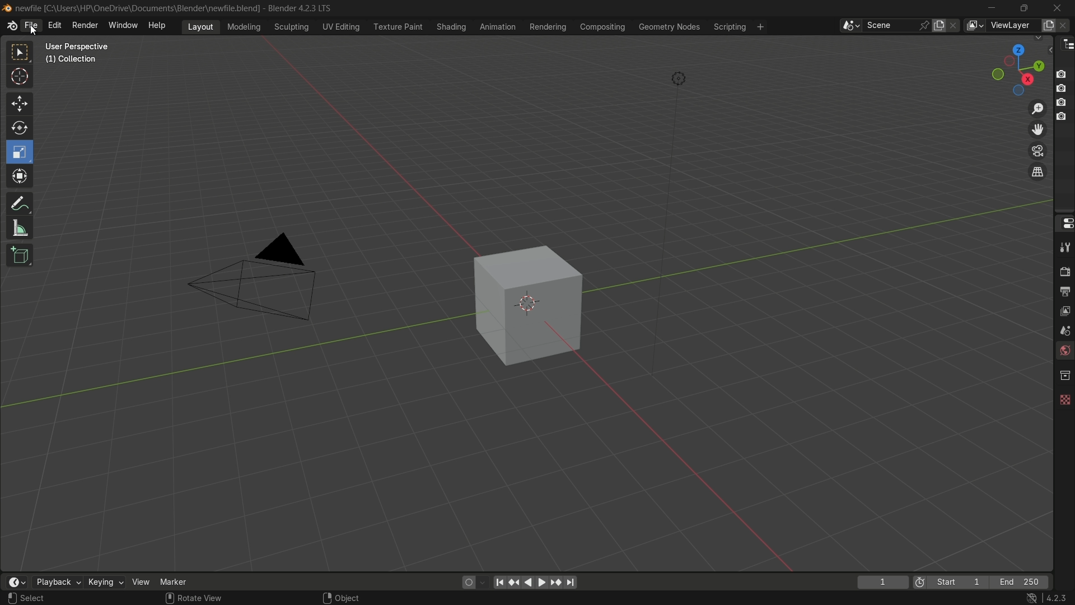  What do you see at coordinates (138, 8) in the screenshot?
I see `C:\User:\\HP\Onedrive\Documents\Blender` at bounding box center [138, 8].